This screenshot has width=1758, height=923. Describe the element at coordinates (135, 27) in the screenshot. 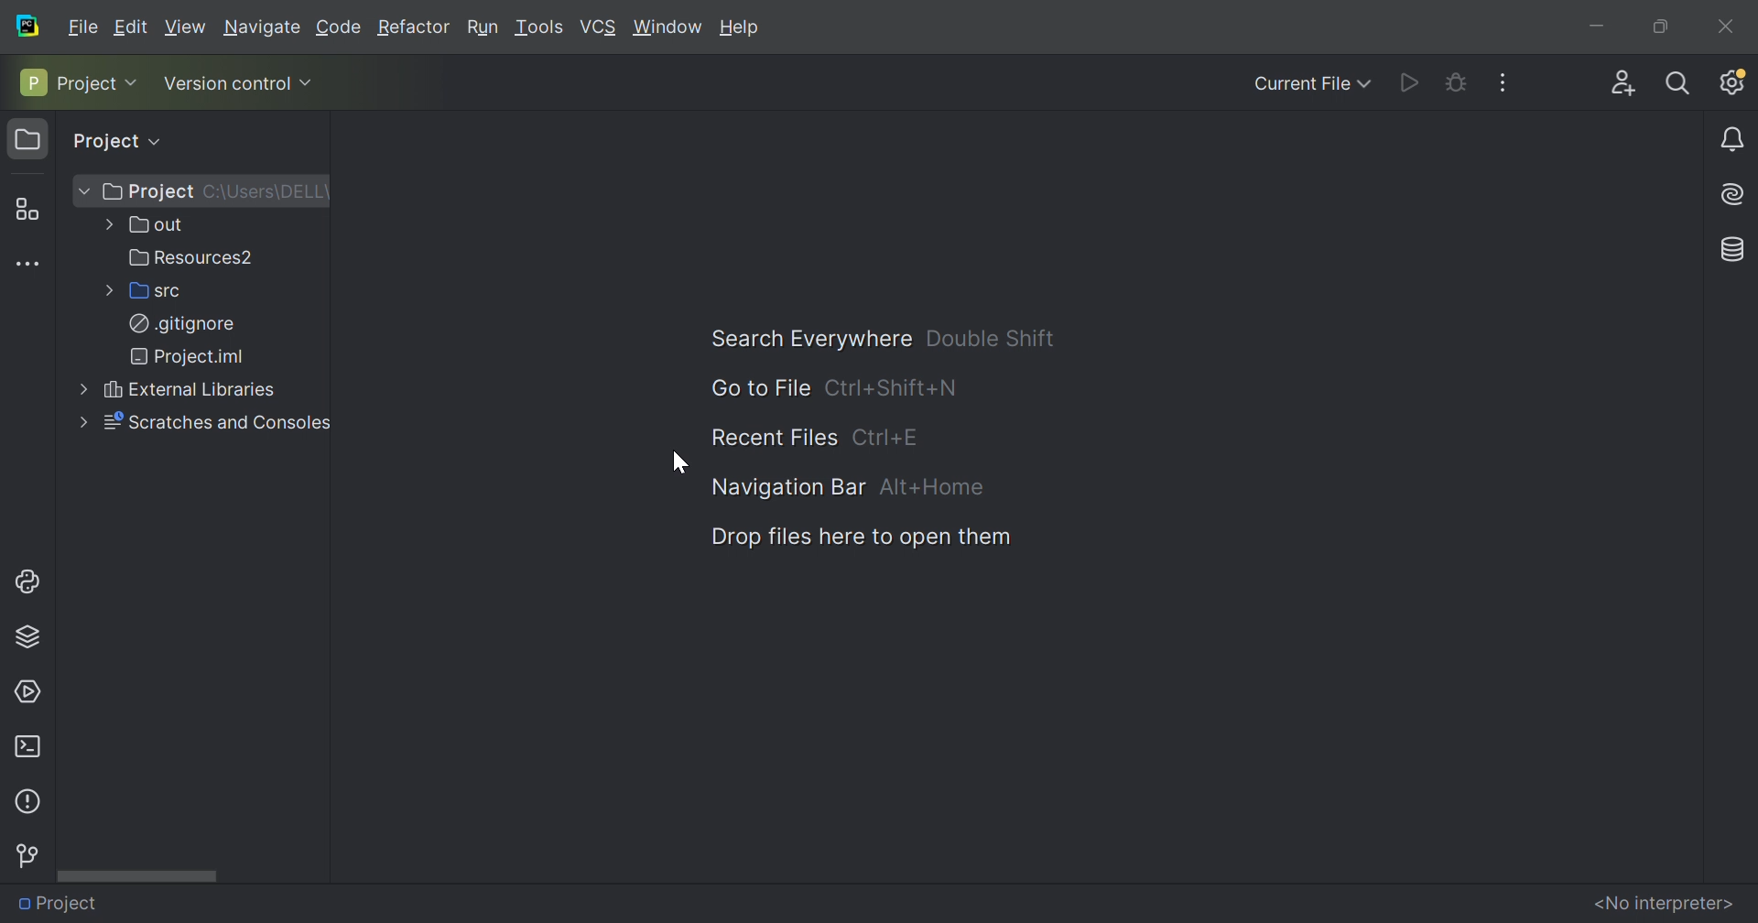

I see `Edit` at that location.